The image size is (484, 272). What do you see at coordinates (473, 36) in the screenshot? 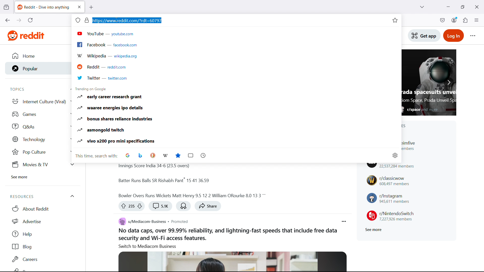
I see `Reddit options` at bounding box center [473, 36].